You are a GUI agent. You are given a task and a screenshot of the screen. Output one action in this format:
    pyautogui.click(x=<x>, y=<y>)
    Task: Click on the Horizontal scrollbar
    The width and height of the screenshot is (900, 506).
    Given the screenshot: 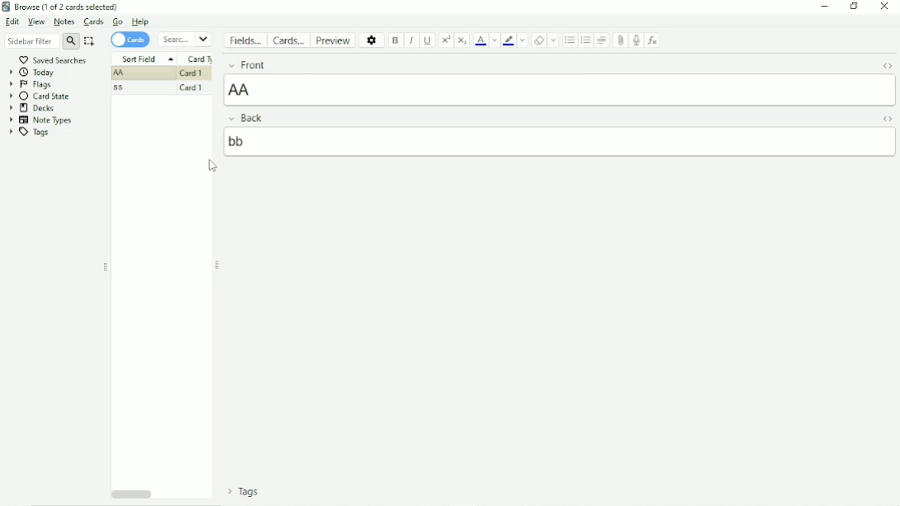 What is the action you would take?
    pyautogui.click(x=132, y=494)
    